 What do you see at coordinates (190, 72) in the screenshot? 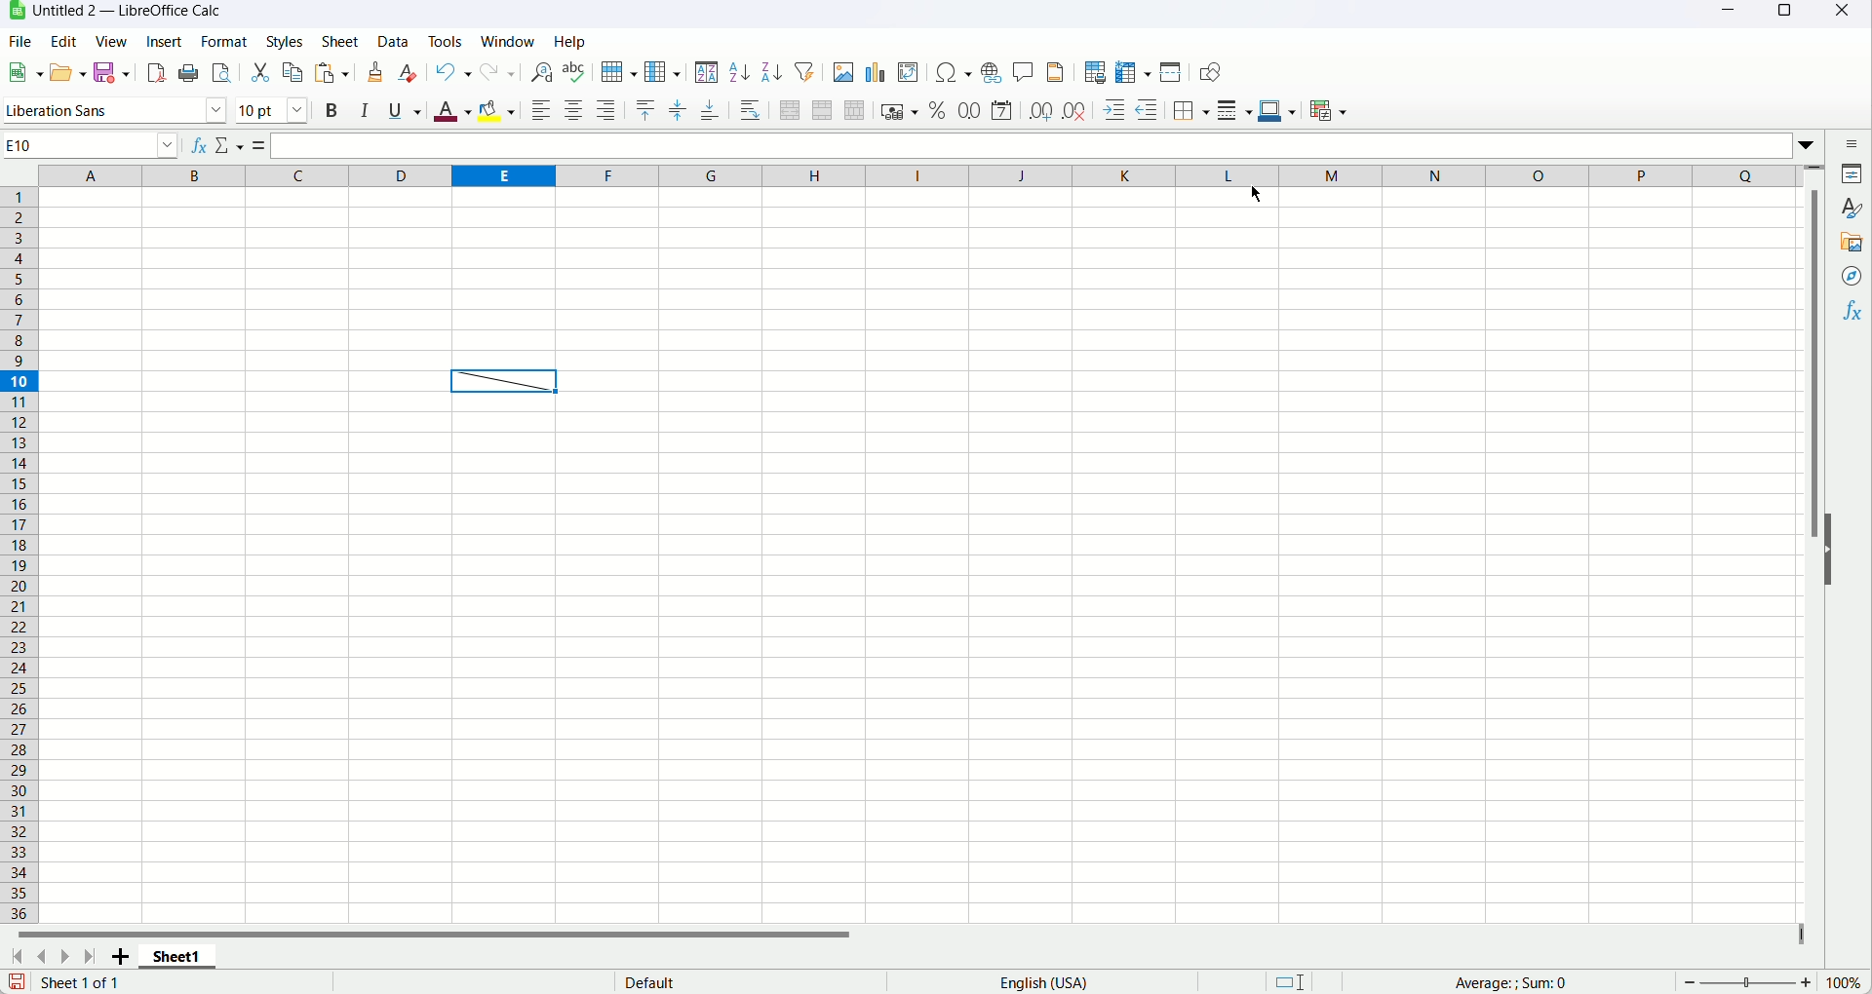
I see `Print` at bounding box center [190, 72].